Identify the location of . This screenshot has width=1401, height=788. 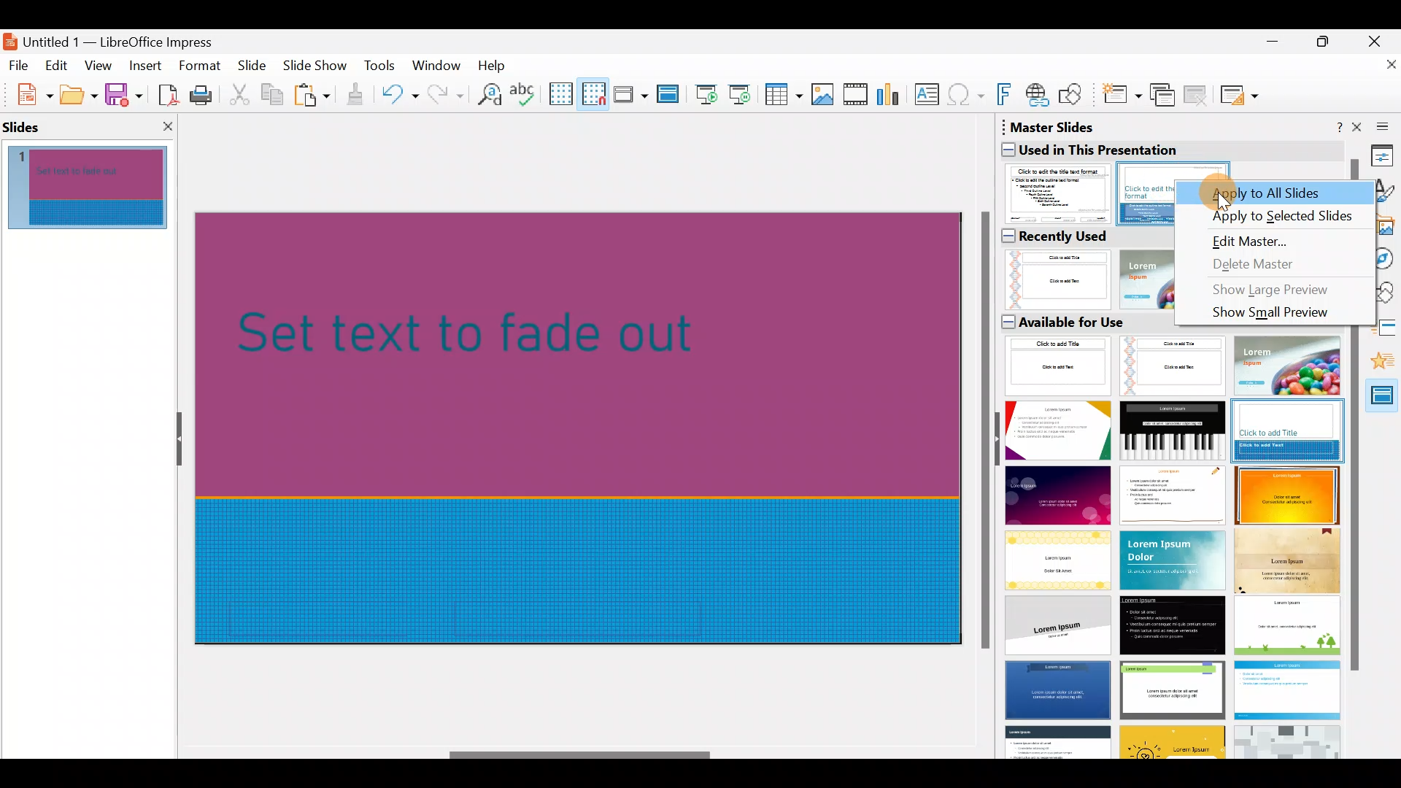
(168, 440).